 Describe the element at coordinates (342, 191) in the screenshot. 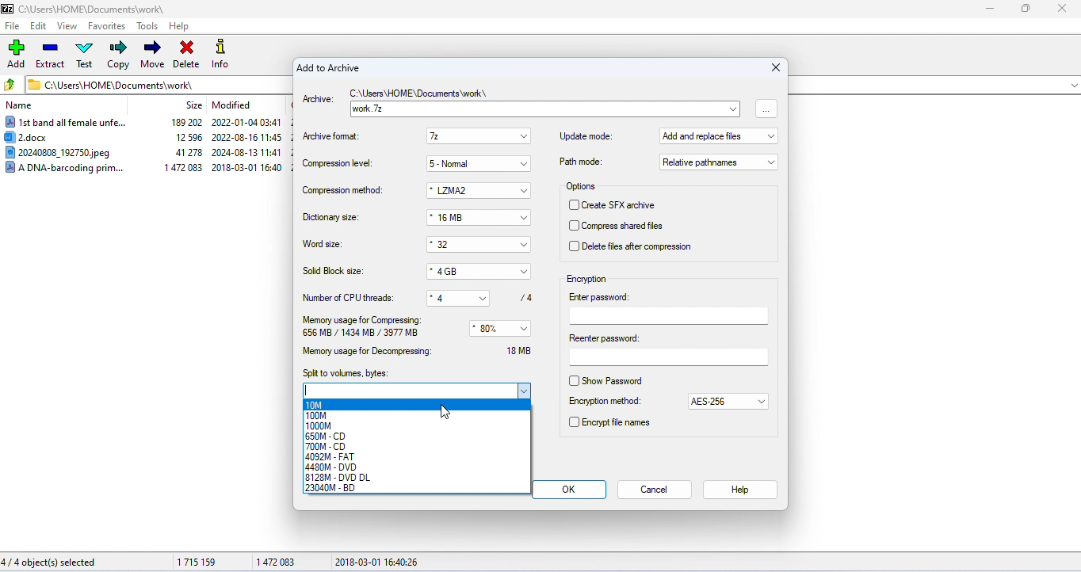

I see `compression method` at that location.